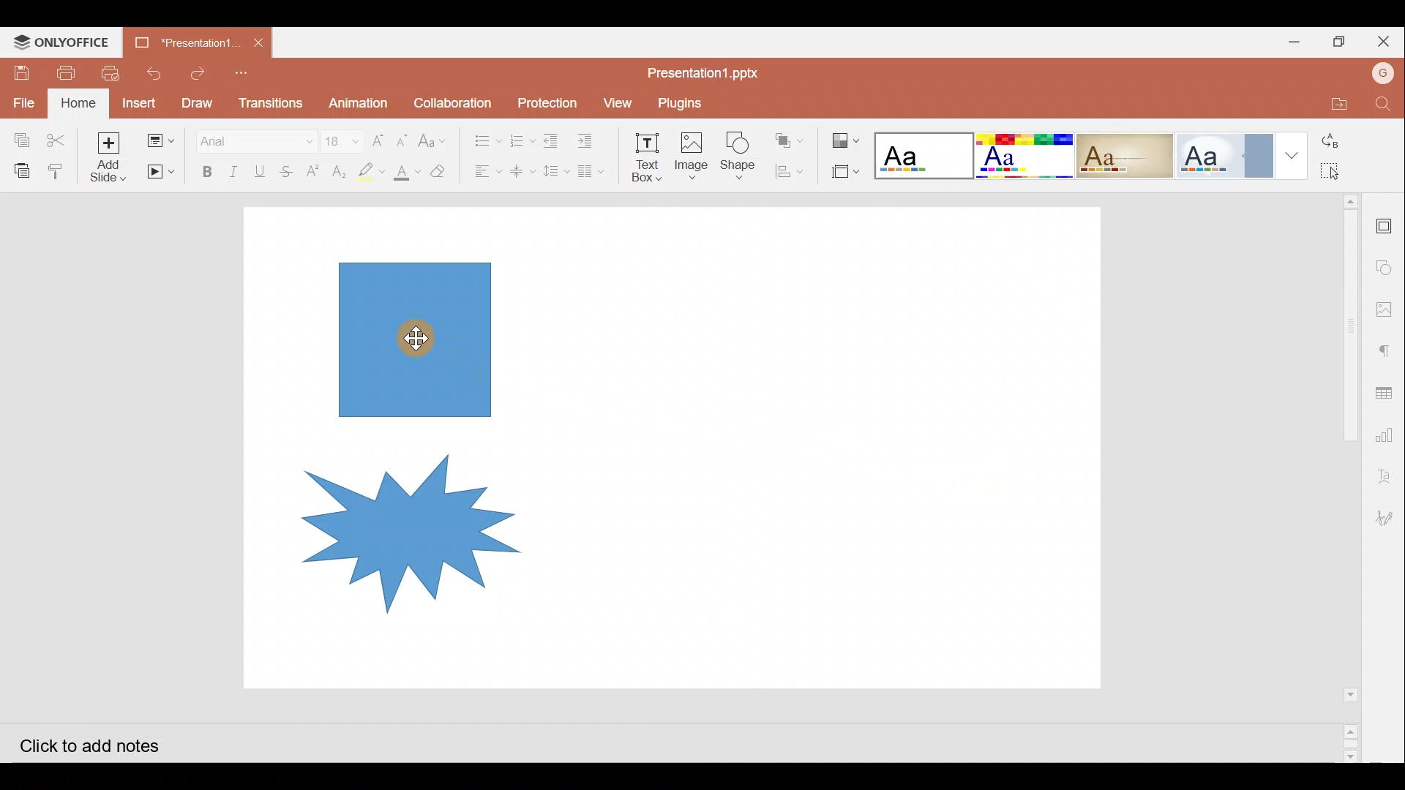 This screenshot has width=1405, height=790. What do you see at coordinates (312, 172) in the screenshot?
I see `Superscript` at bounding box center [312, 172].